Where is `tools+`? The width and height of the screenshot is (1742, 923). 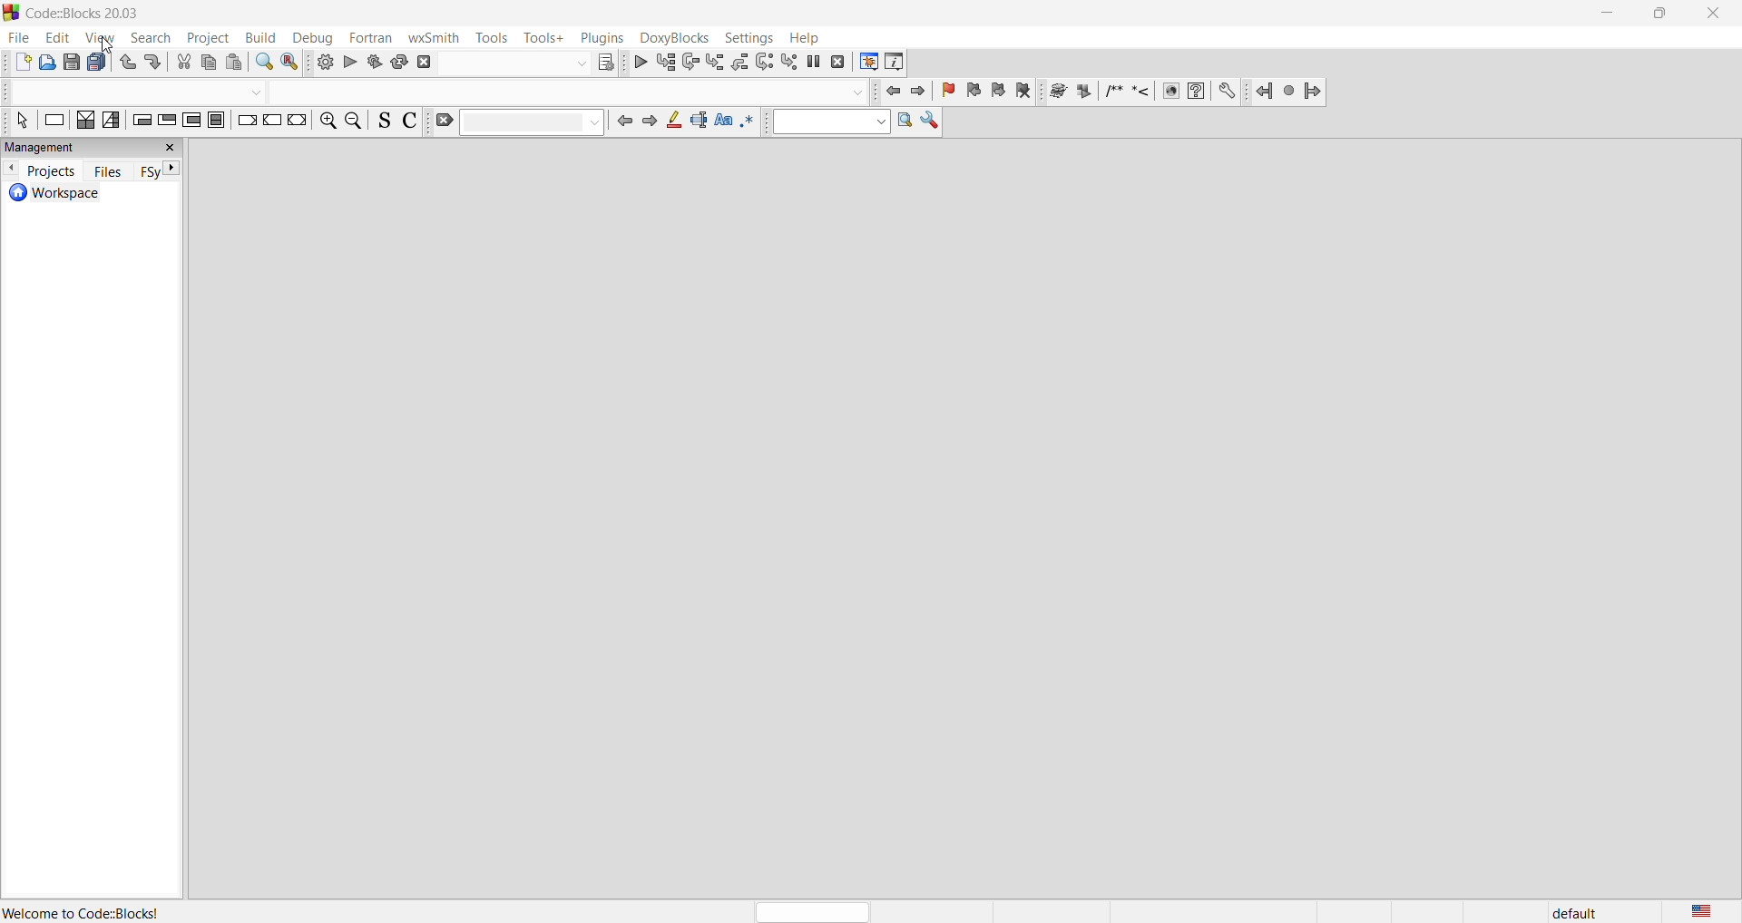 tools+ is located at coordinates (543, 36).